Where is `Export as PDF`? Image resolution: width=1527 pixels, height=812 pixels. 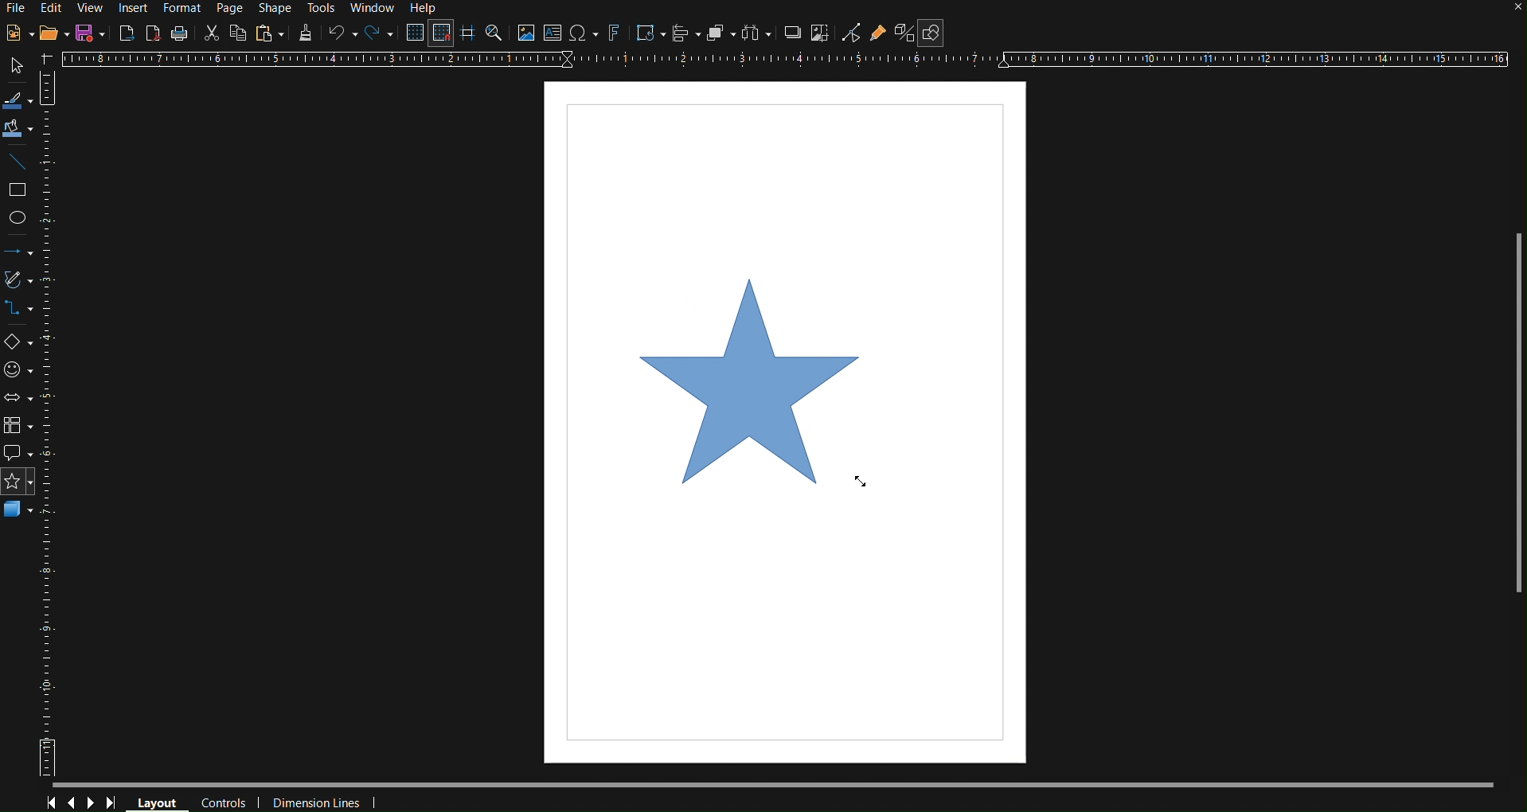
Export as PDF is located at coordinates (154, 33).